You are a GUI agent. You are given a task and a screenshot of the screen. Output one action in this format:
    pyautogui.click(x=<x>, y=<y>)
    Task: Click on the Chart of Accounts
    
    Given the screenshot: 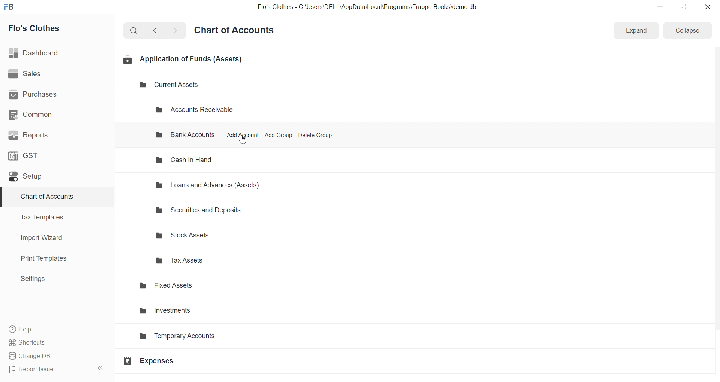 What is the action you would take?
    pyautogui.click(x=52, y=197)
    